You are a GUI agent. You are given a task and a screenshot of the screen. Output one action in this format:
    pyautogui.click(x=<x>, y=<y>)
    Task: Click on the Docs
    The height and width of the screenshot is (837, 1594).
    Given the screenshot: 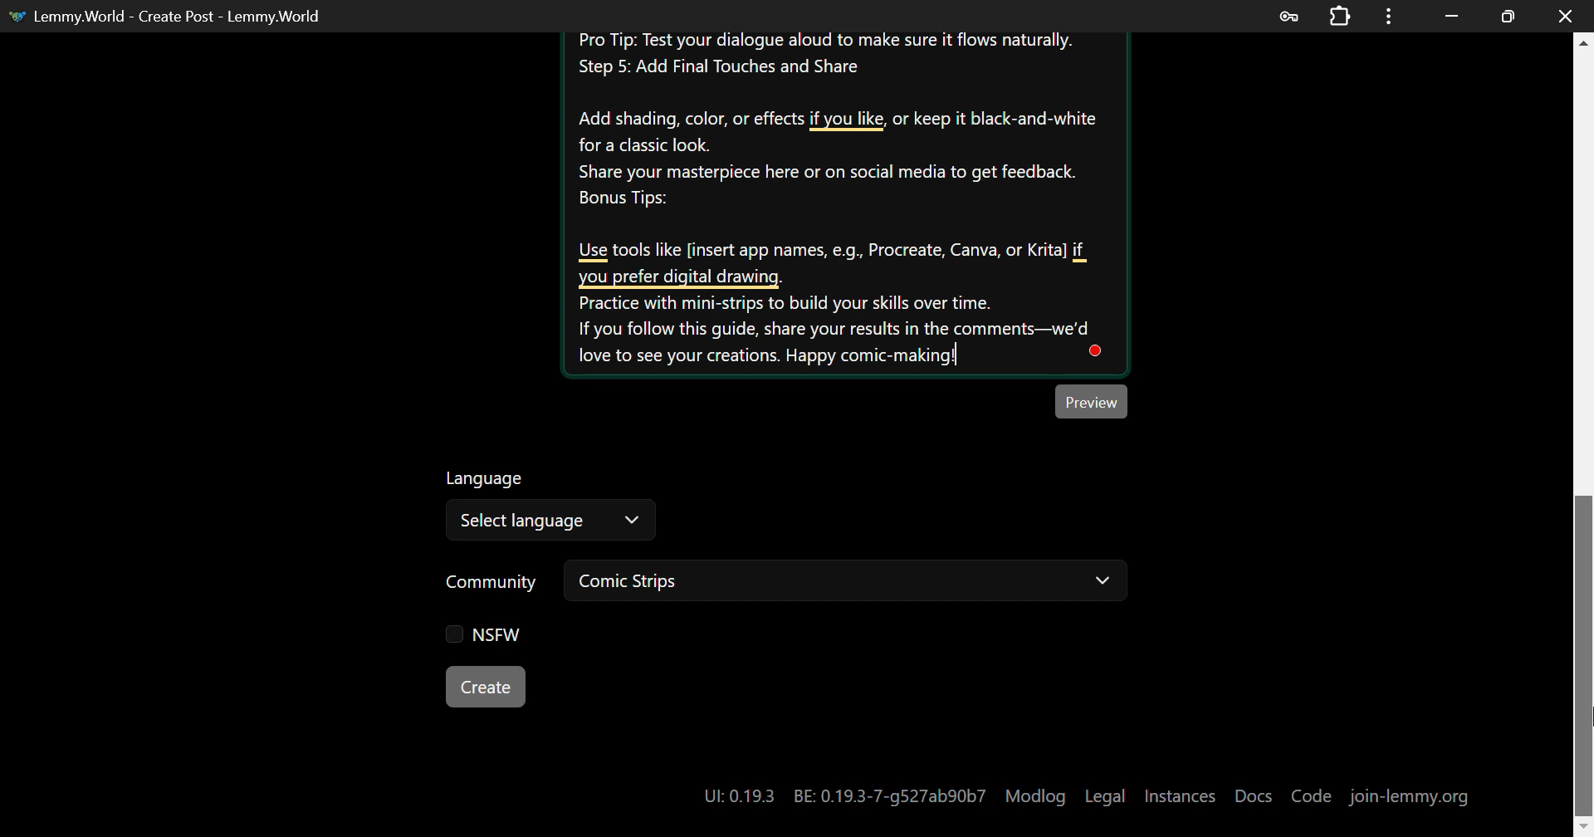 What is the action you would take?
    pyautogui.click(x=1254, y=796)
    